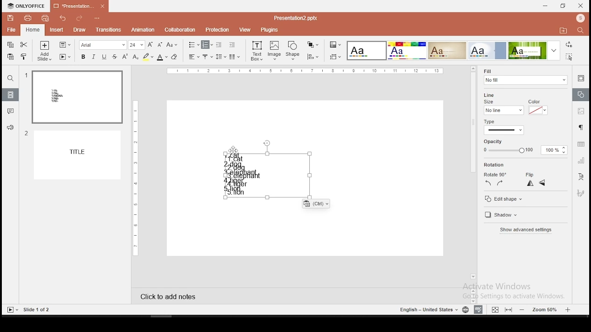 The height and width of the screenshot is (332, 591). I want to click on line color, so click(537, 107).